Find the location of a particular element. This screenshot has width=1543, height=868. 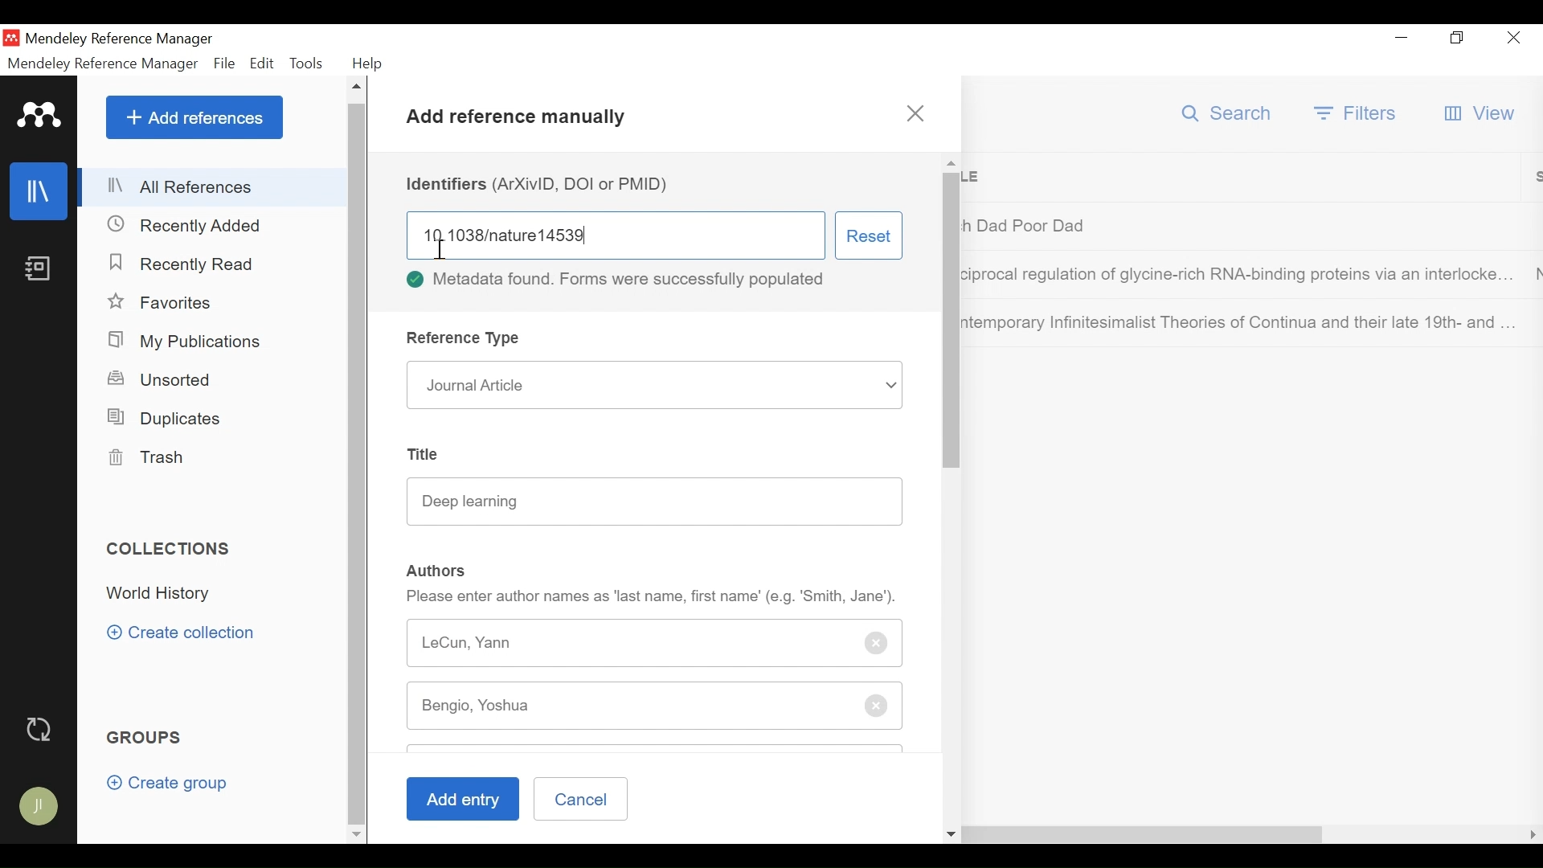

Dad Poor Dad is located at coordinates (1242, 225).